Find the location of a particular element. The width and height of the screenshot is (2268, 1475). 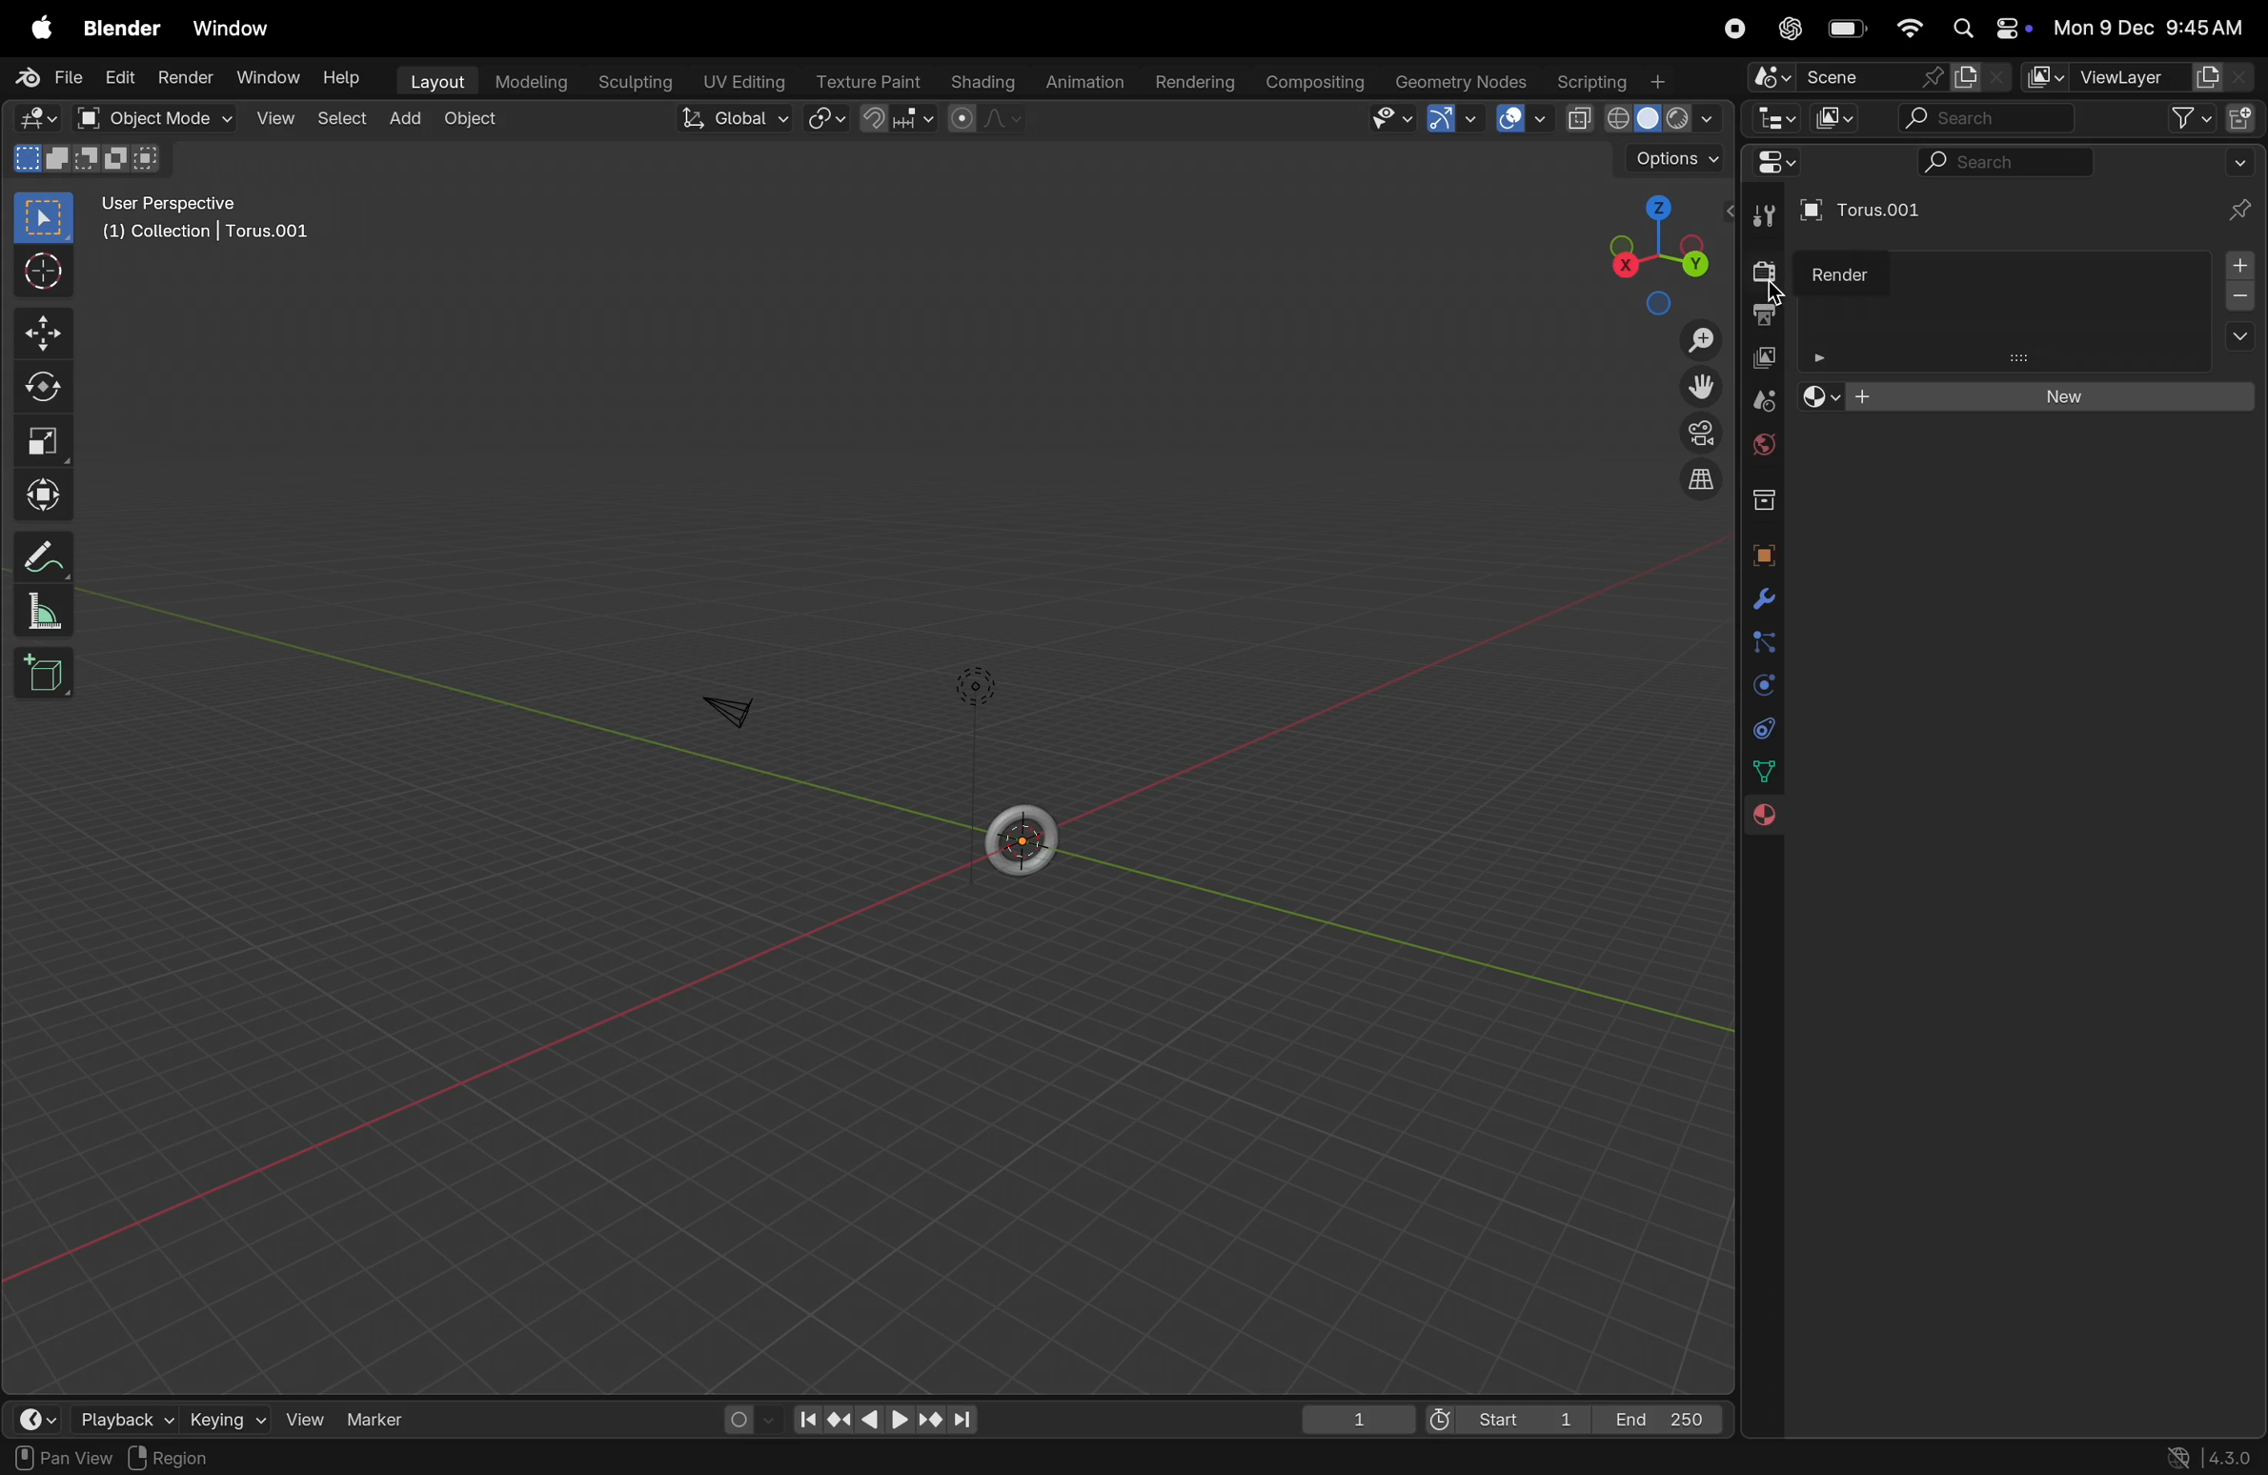

snap is located at coordinates (896, 121).